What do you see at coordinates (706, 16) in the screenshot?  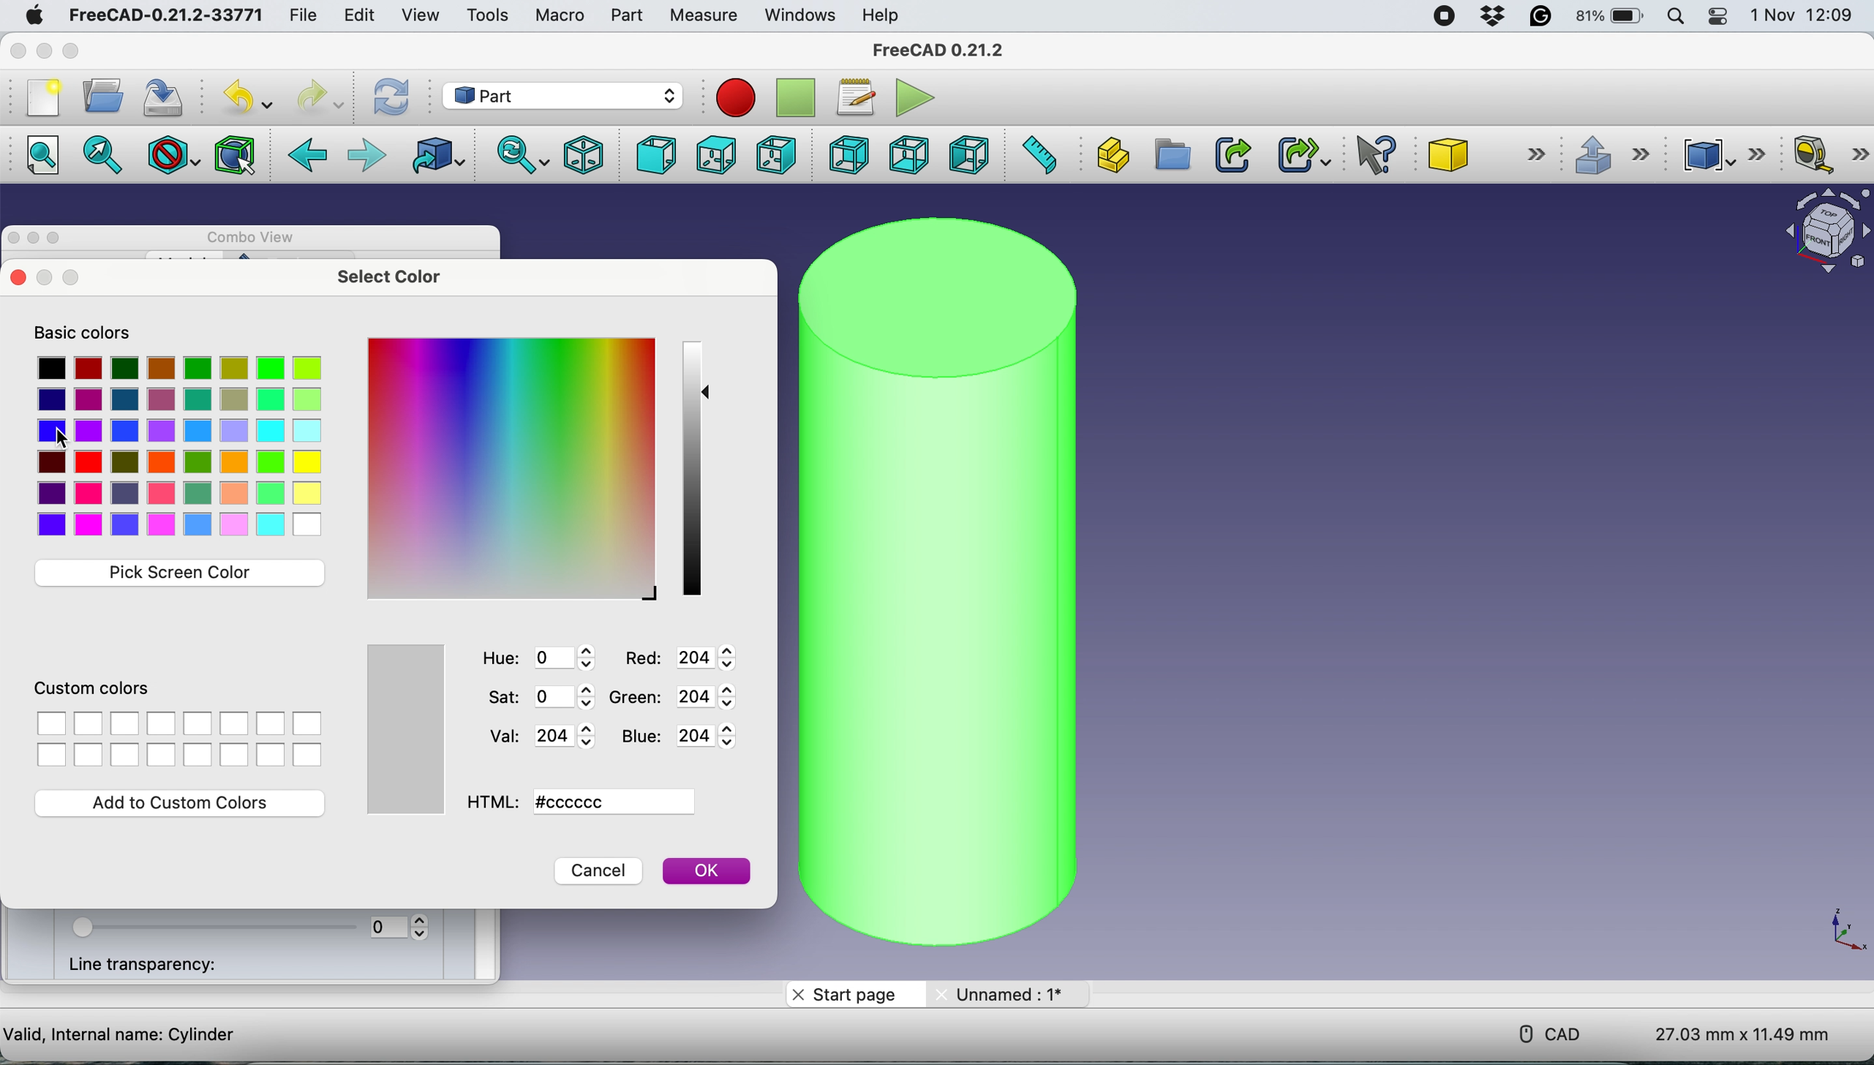 I see `measure` at bounding box center [706, 16].